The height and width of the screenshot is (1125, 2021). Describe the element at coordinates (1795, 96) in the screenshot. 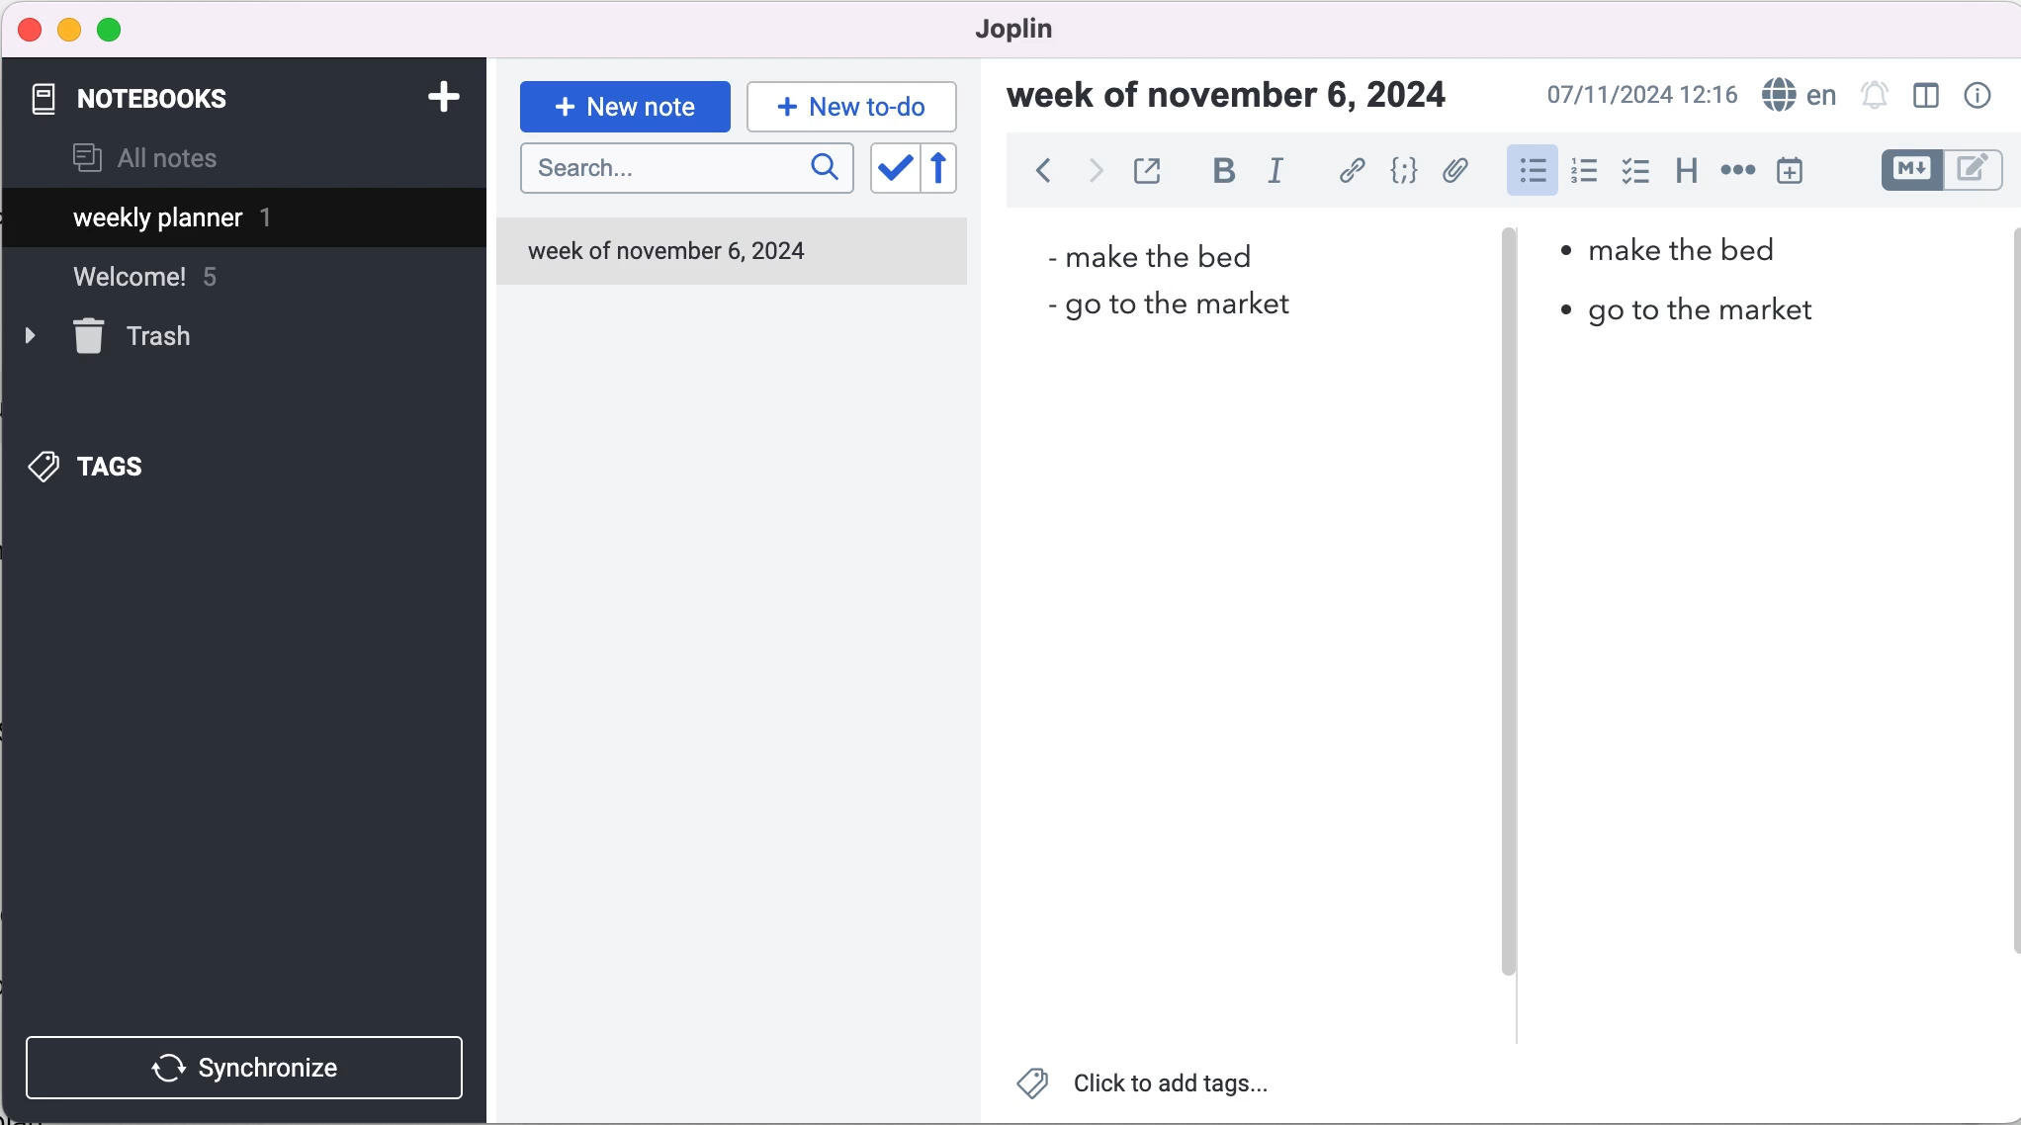

I see `language` at that location.